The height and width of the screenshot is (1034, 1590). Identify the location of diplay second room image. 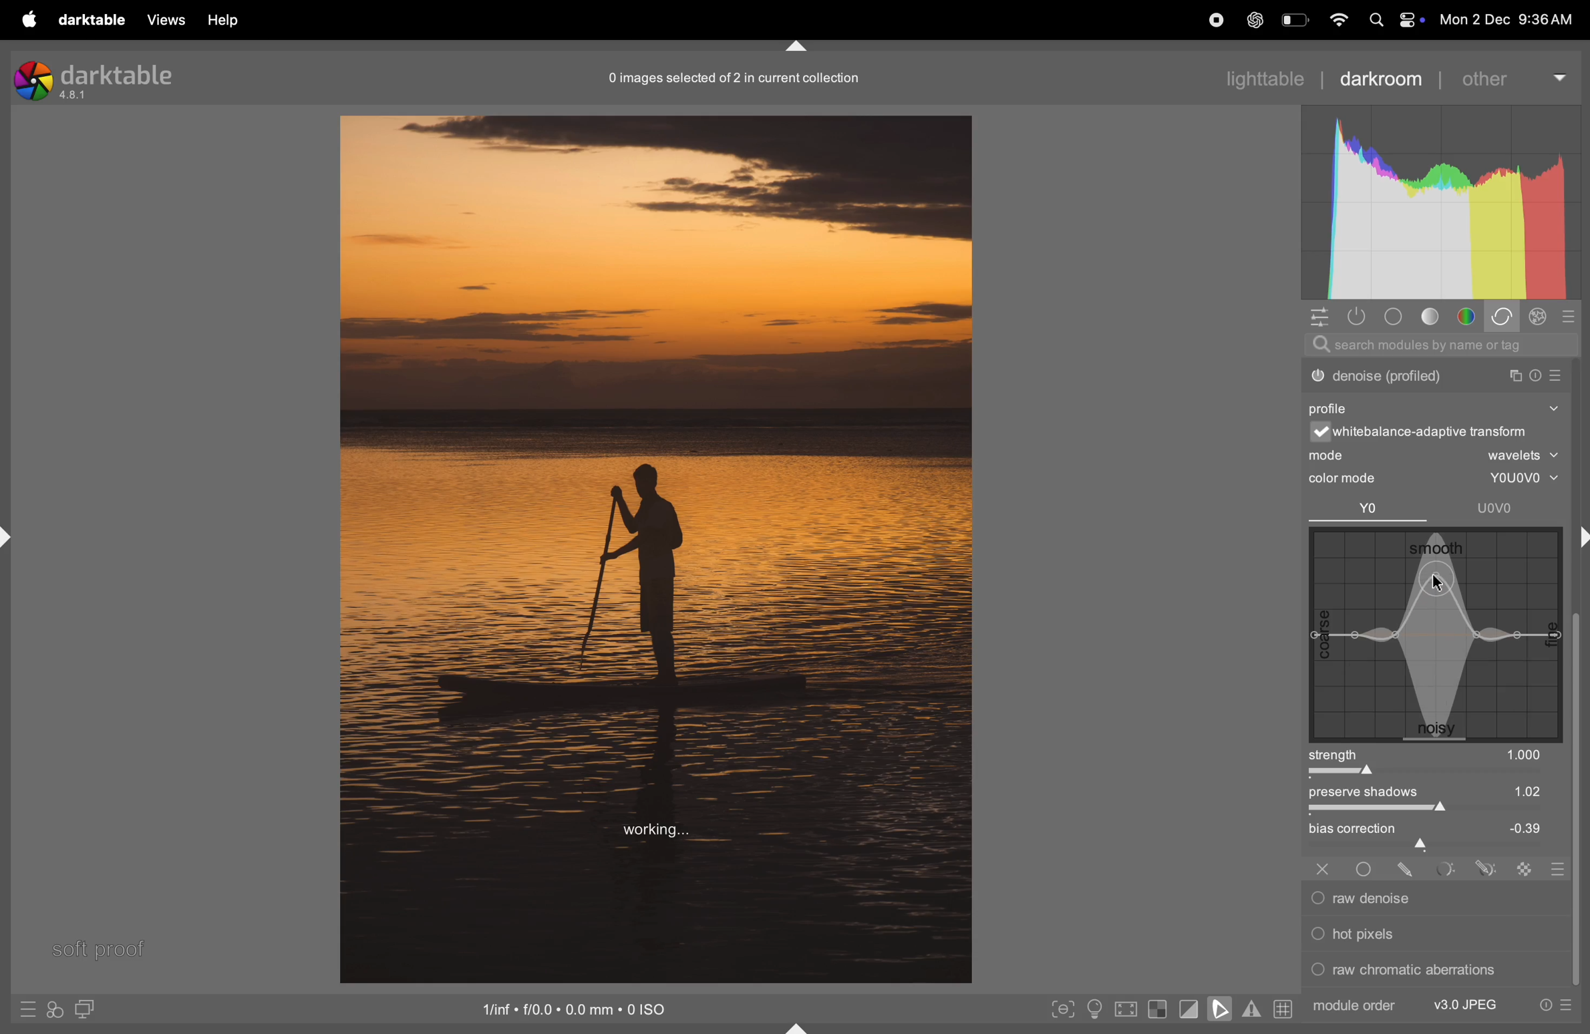
(91, 1011).